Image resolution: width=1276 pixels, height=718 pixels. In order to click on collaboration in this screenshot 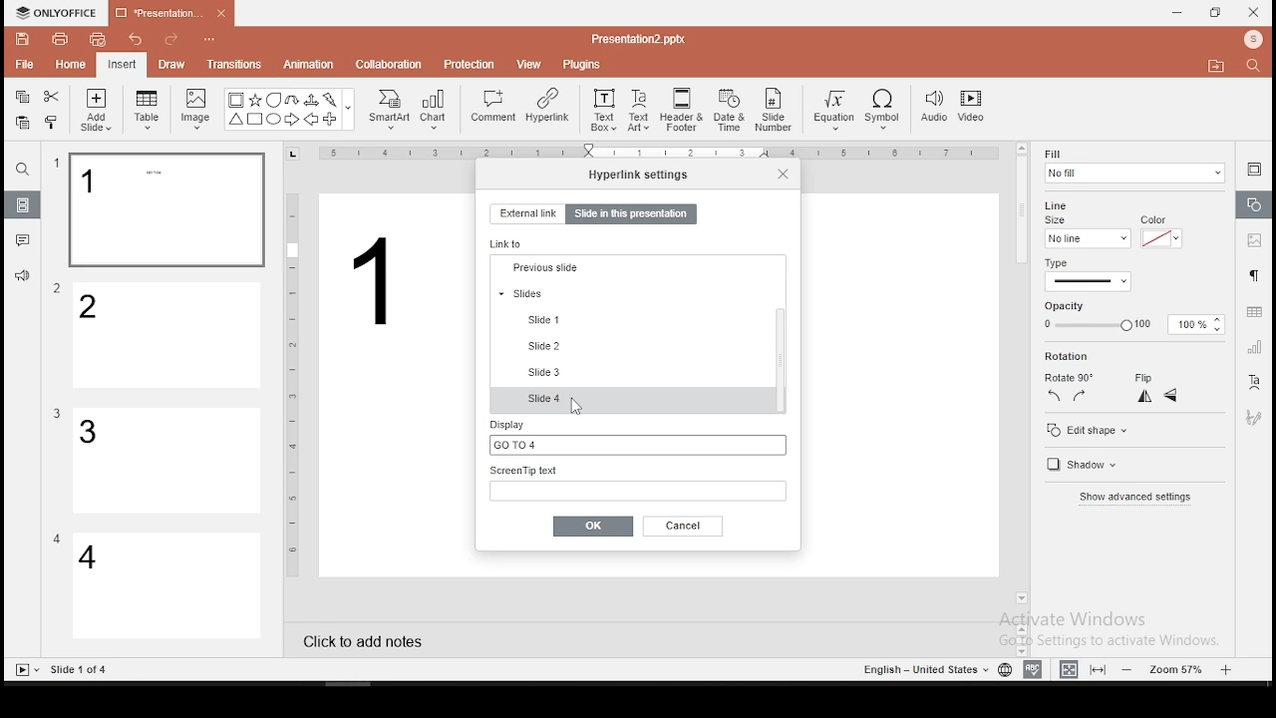, I will do `click(391, 63)`.